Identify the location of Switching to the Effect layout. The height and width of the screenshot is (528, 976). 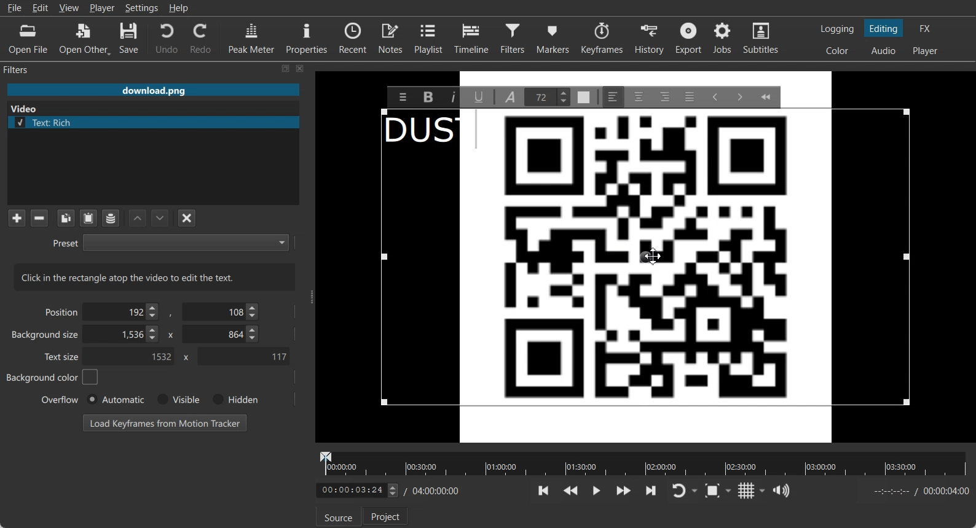
(926, 28).